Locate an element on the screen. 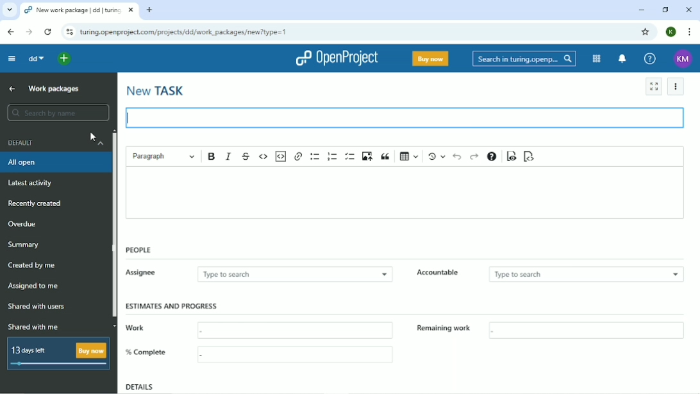  Accountable is located at coordinates (442, 275).